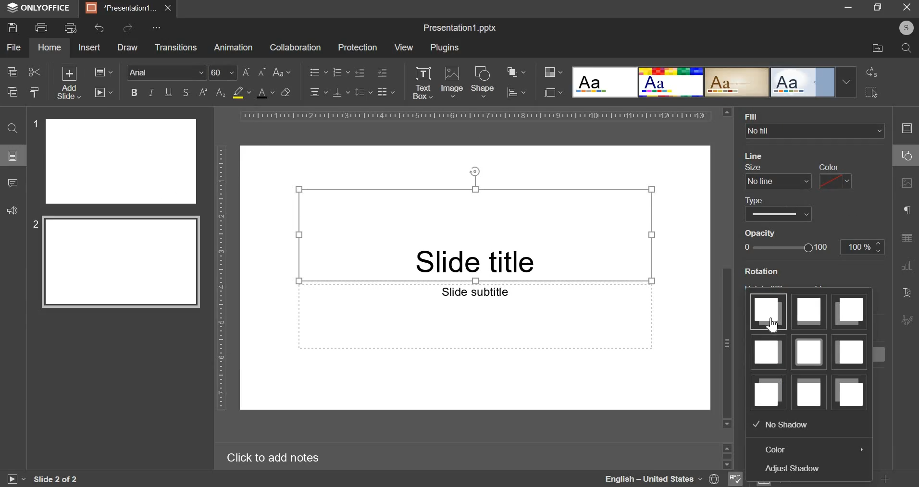 The image size is (919, 487). What do you see at coordinates (13, 48) in the screenshot?
I see `file` at bounding box center [13, 48].